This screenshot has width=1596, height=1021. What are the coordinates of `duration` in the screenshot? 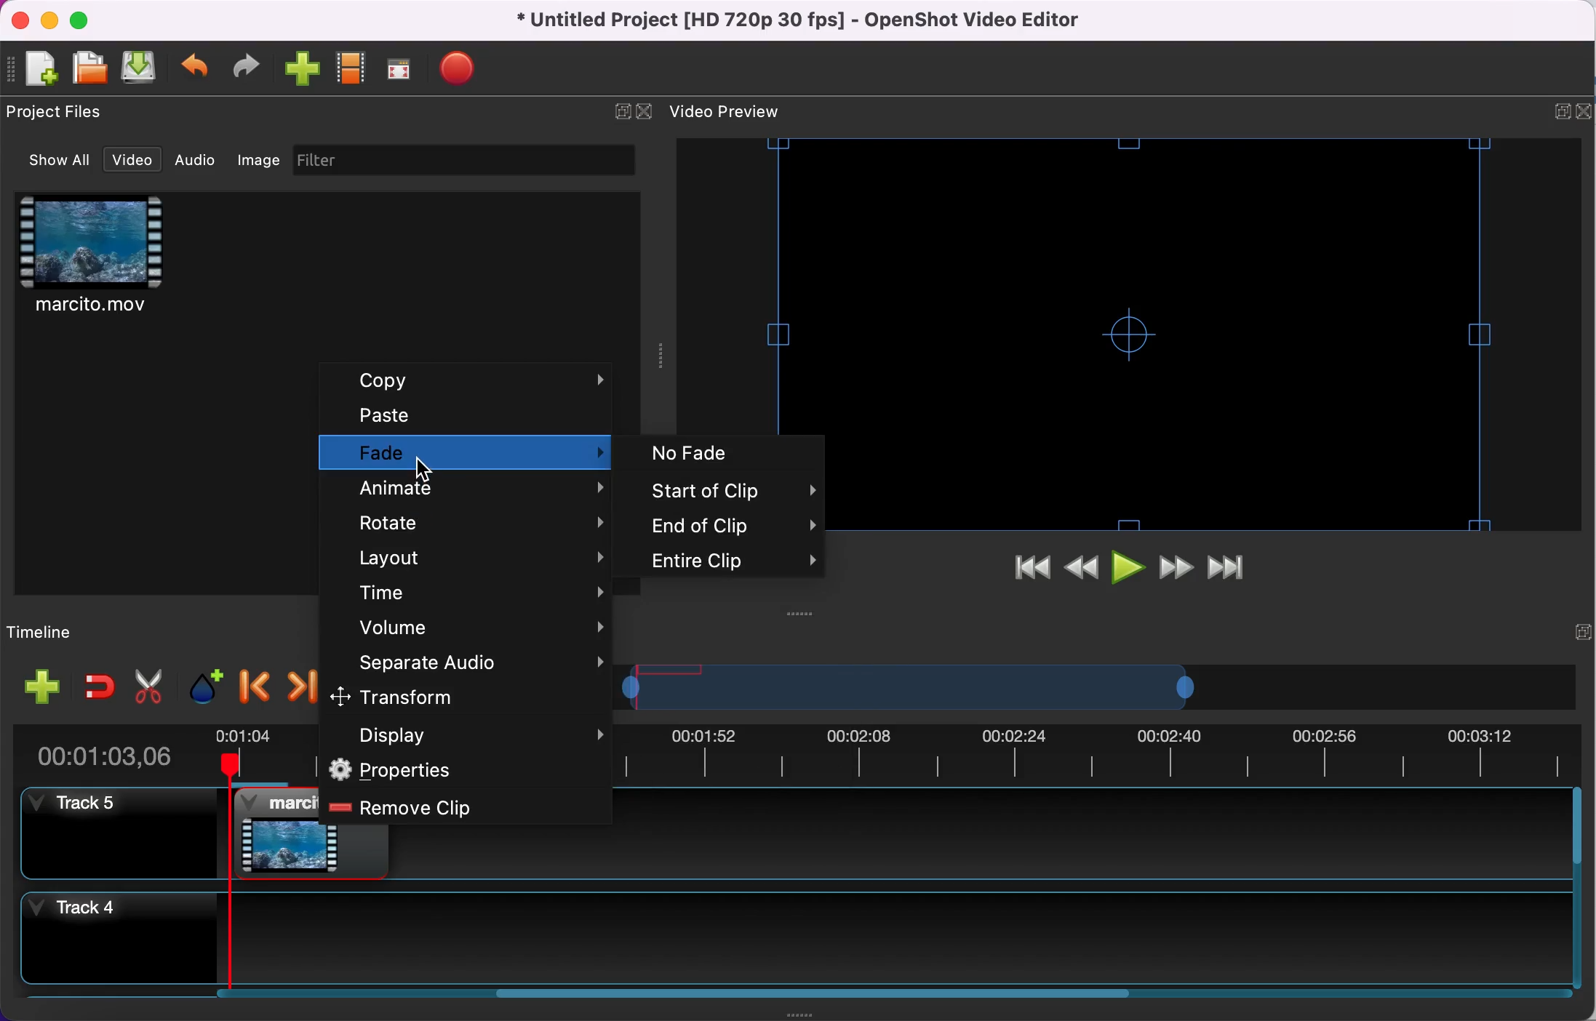 It's located at (111, 756).